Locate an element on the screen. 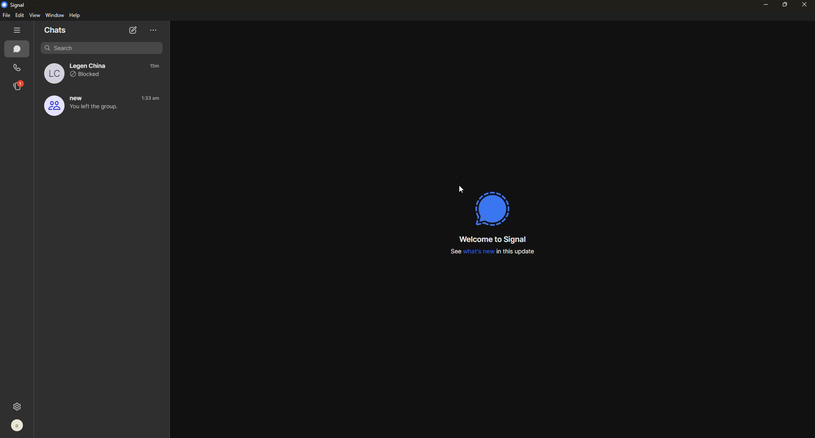 This screenshot has height=438, width=815. time is located at coordinates (152, 99).